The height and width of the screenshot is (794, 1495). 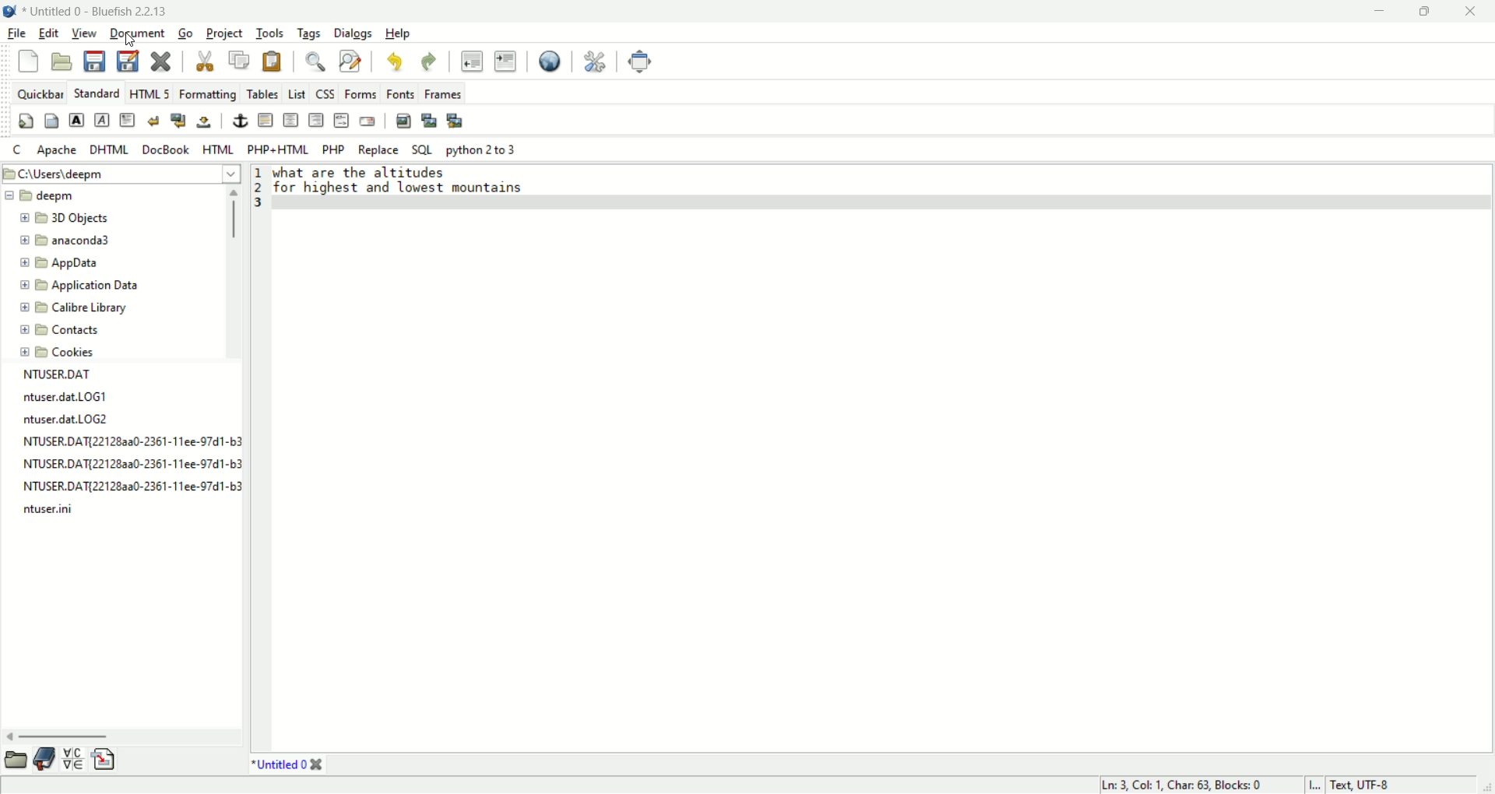 What do you see at coordinates (108, 759) in the screenshot?
I see `insert file` at bounding box center [108, 759].